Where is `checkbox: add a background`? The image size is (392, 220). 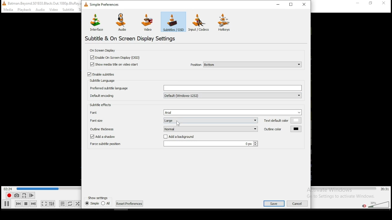
checkbox: add a background is located at coordinates (179, 137).